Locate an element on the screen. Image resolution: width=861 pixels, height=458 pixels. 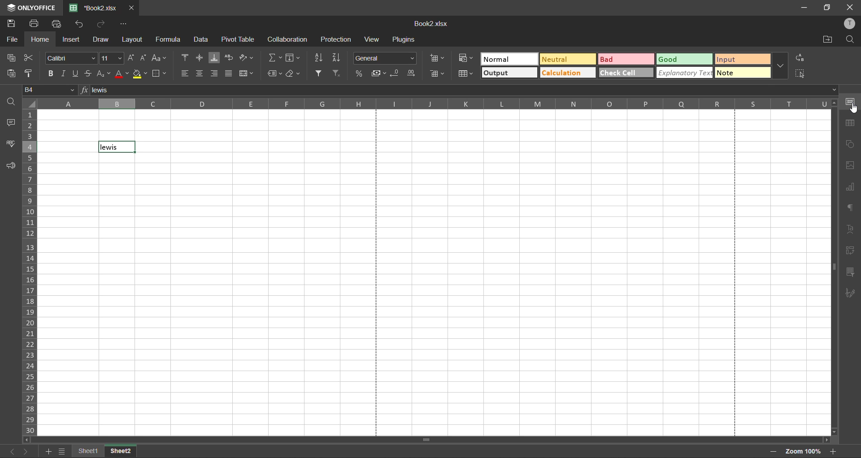
output is located at coordinates (509, 73).